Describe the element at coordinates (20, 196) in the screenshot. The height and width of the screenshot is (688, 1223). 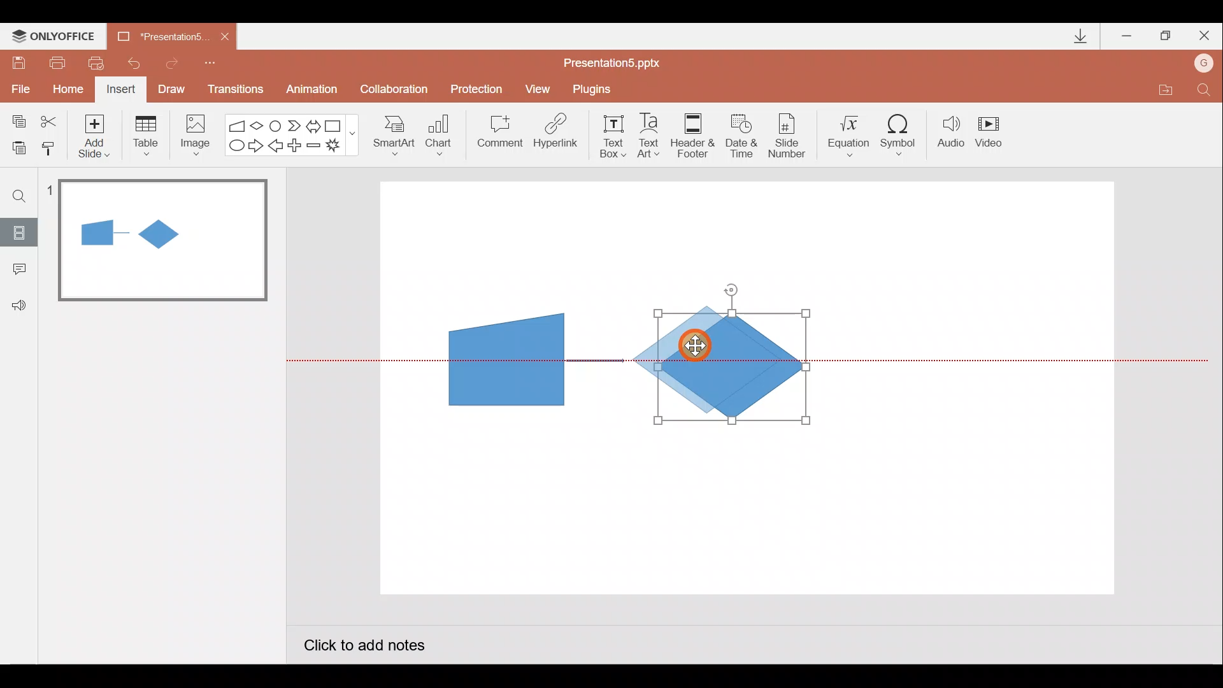
I see `Find` at that location.